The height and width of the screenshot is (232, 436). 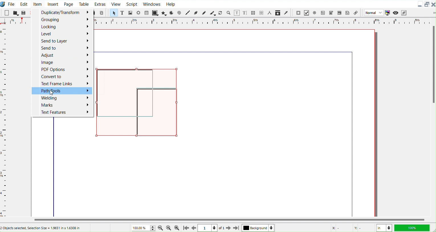 What do you see at coordinates (186, 228) in the screenshot?
I see `Go to First Page` at bounding box center [186, 228].